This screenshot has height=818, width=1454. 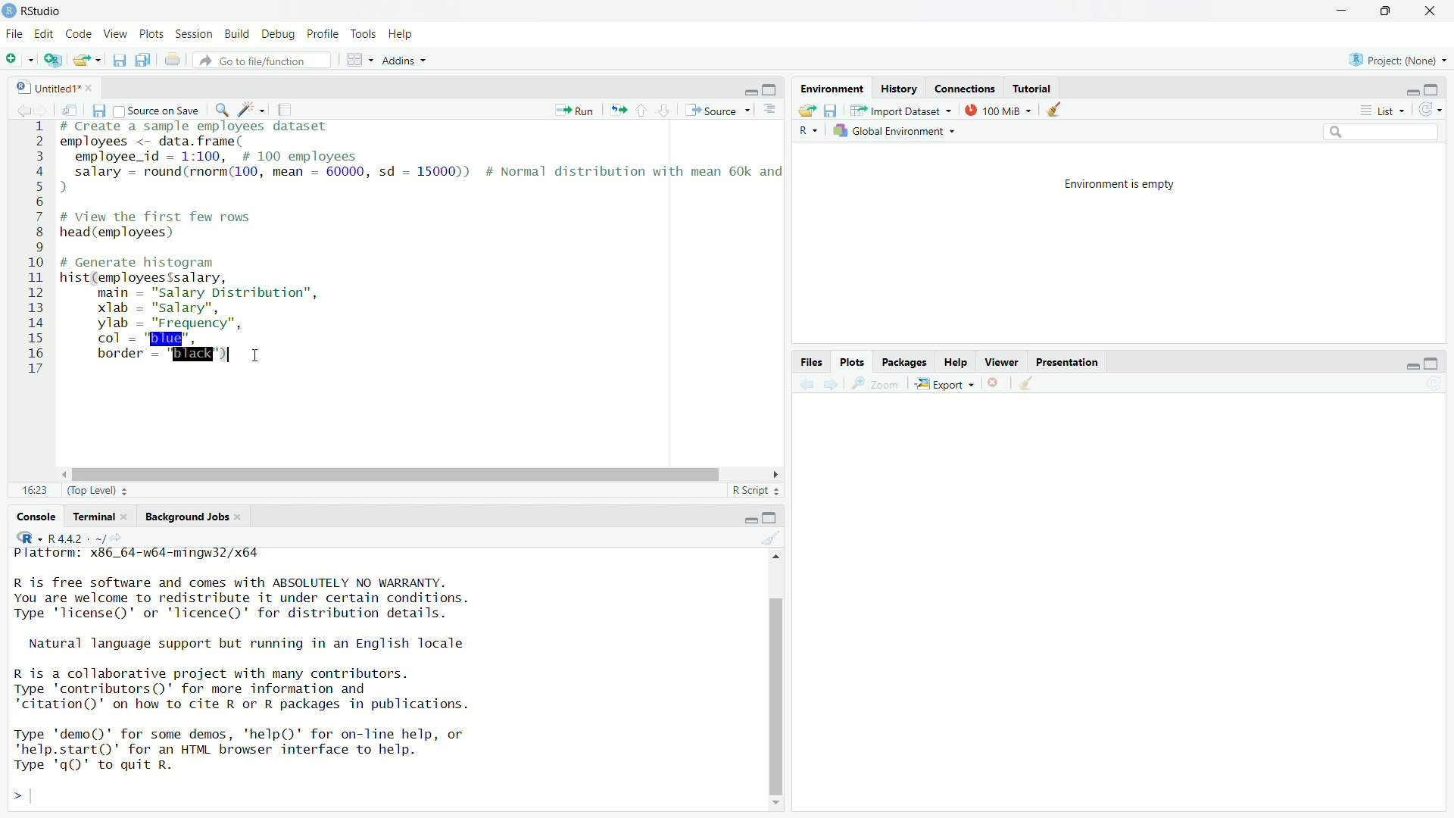 I want to click on Edit , so click(x=252, y=108).